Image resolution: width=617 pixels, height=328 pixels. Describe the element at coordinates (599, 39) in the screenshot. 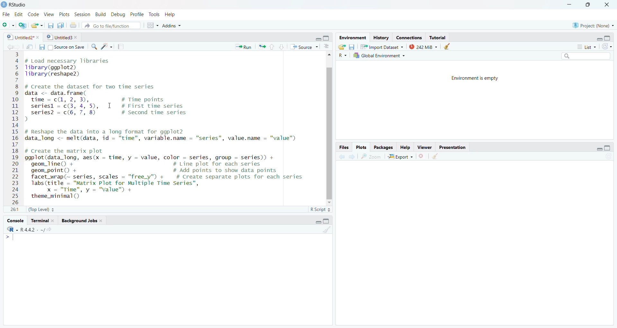

I see `minimize` at that location.